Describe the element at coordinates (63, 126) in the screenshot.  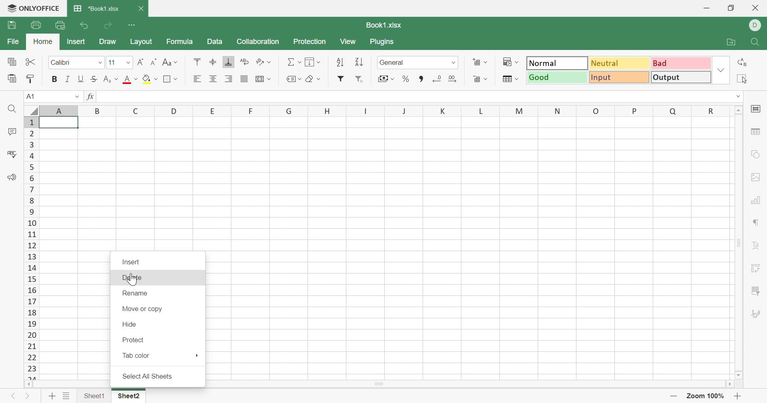
I see `Cell A1 highlighted` at that location.